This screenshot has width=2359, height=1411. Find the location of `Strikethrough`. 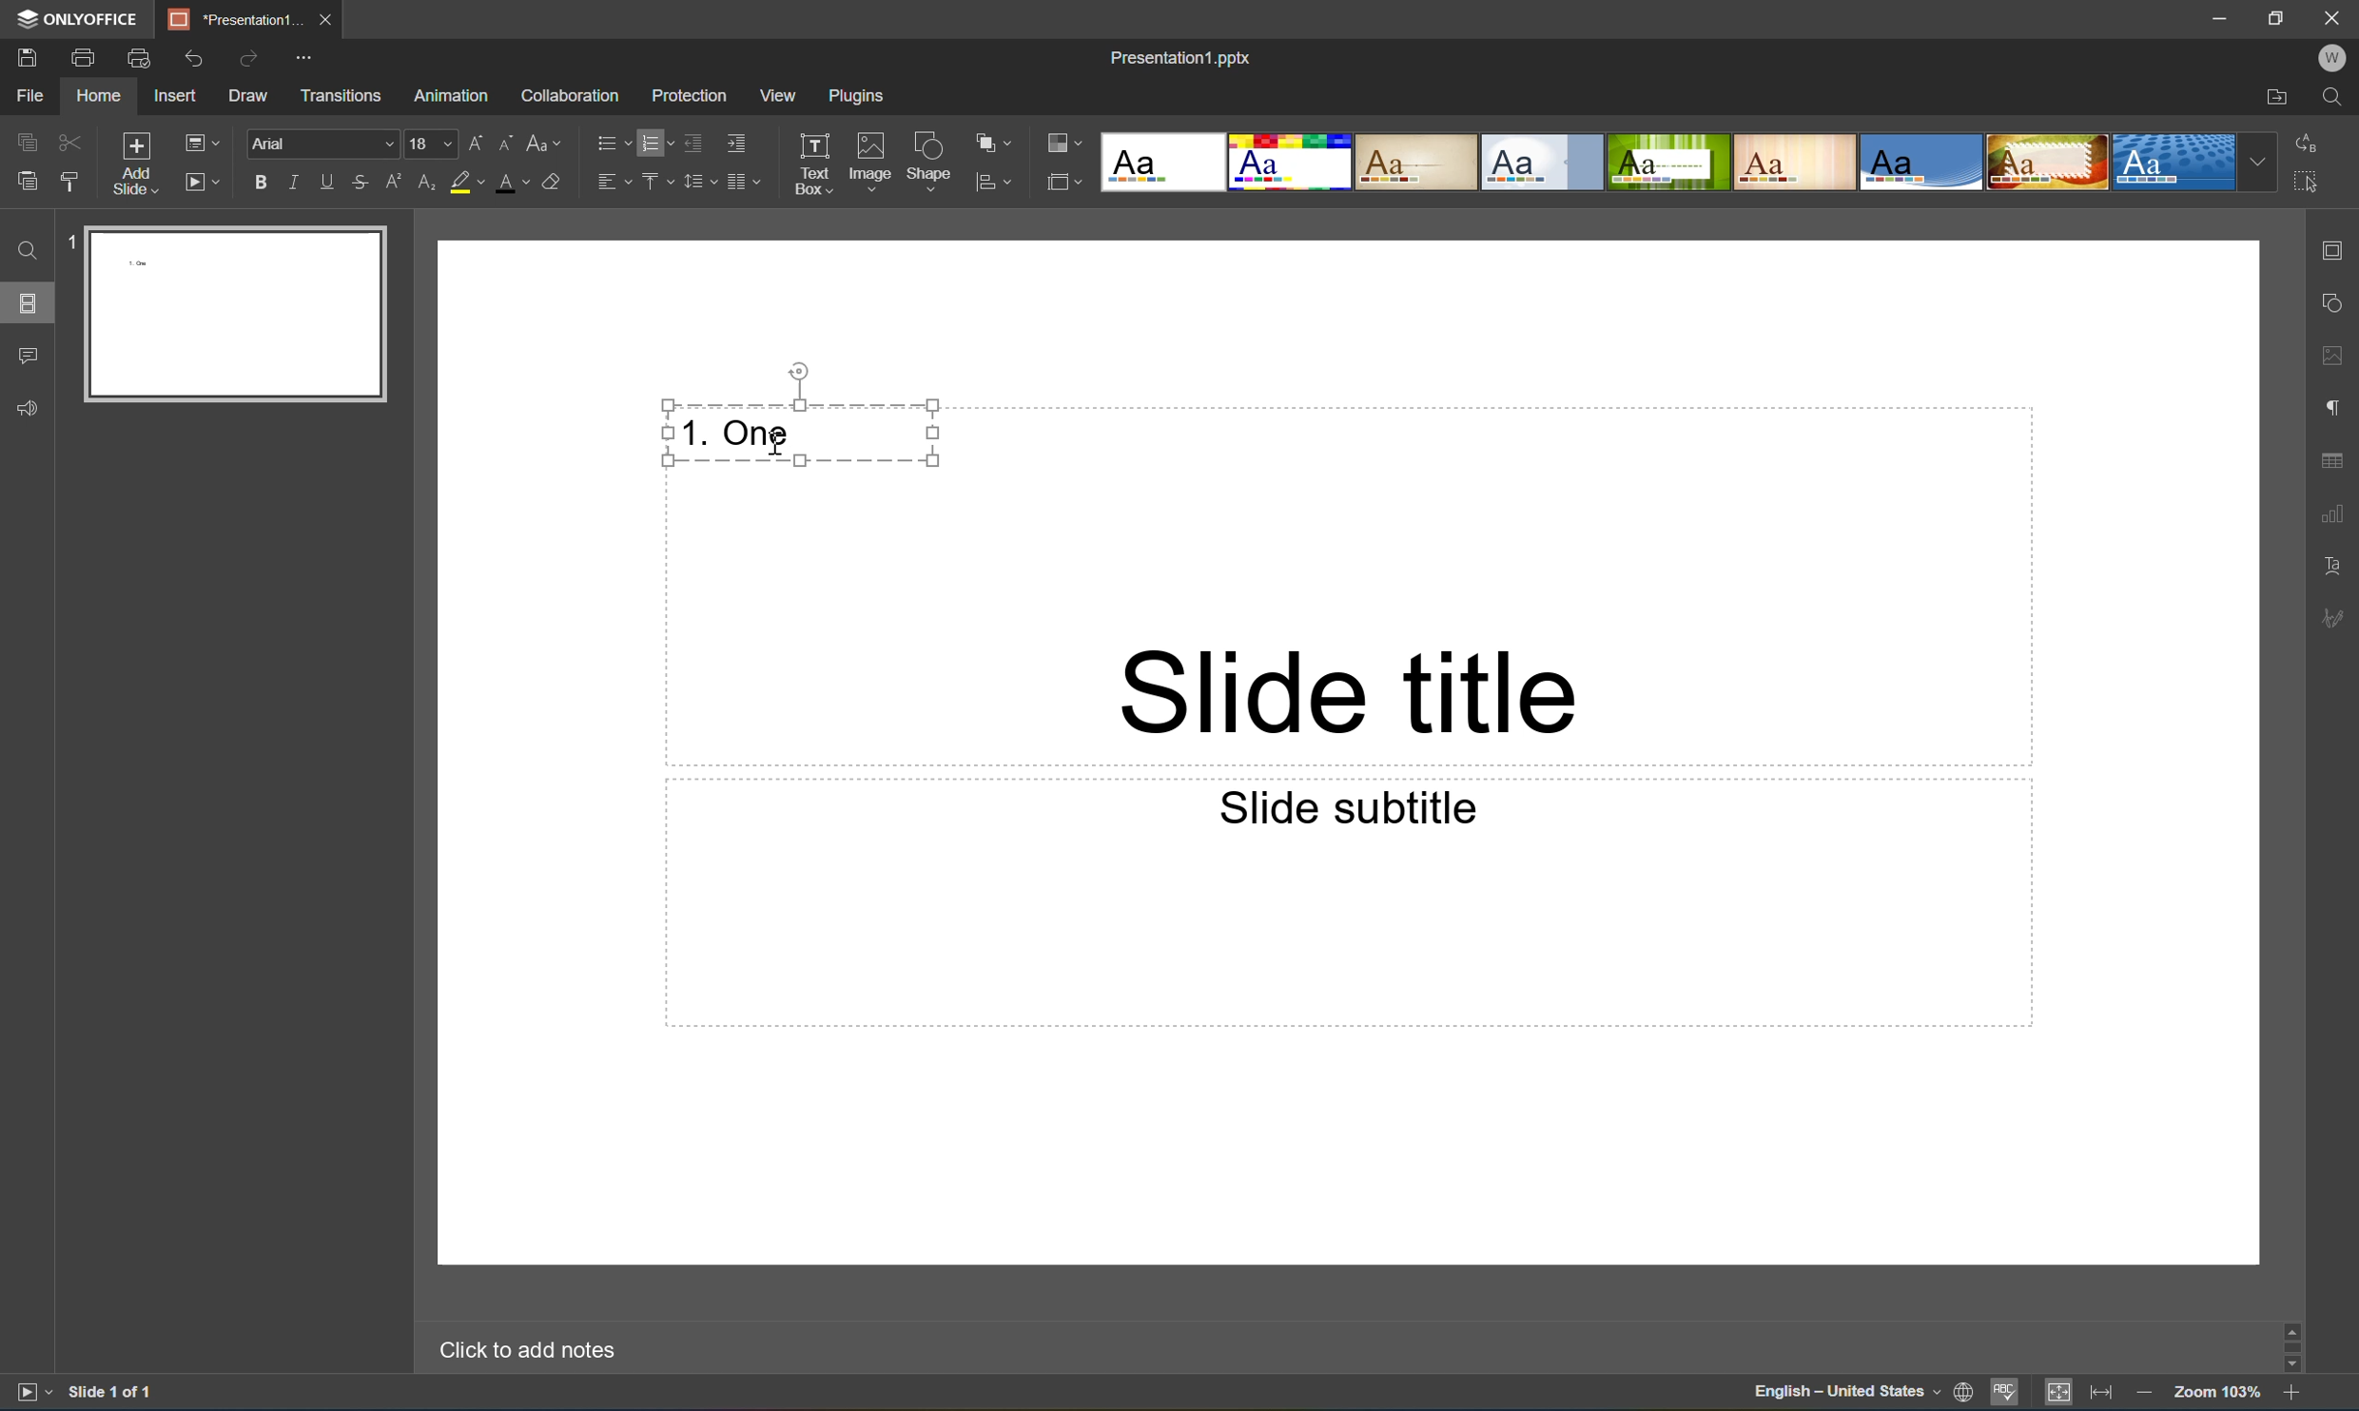

Strikethrough is located at coordinates (361, 182).